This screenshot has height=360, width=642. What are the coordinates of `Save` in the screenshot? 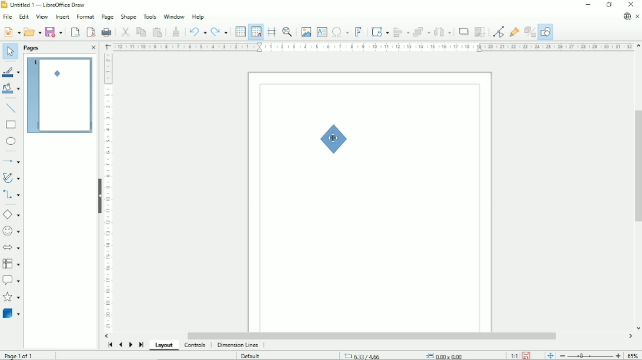 It's located at (55, 32).